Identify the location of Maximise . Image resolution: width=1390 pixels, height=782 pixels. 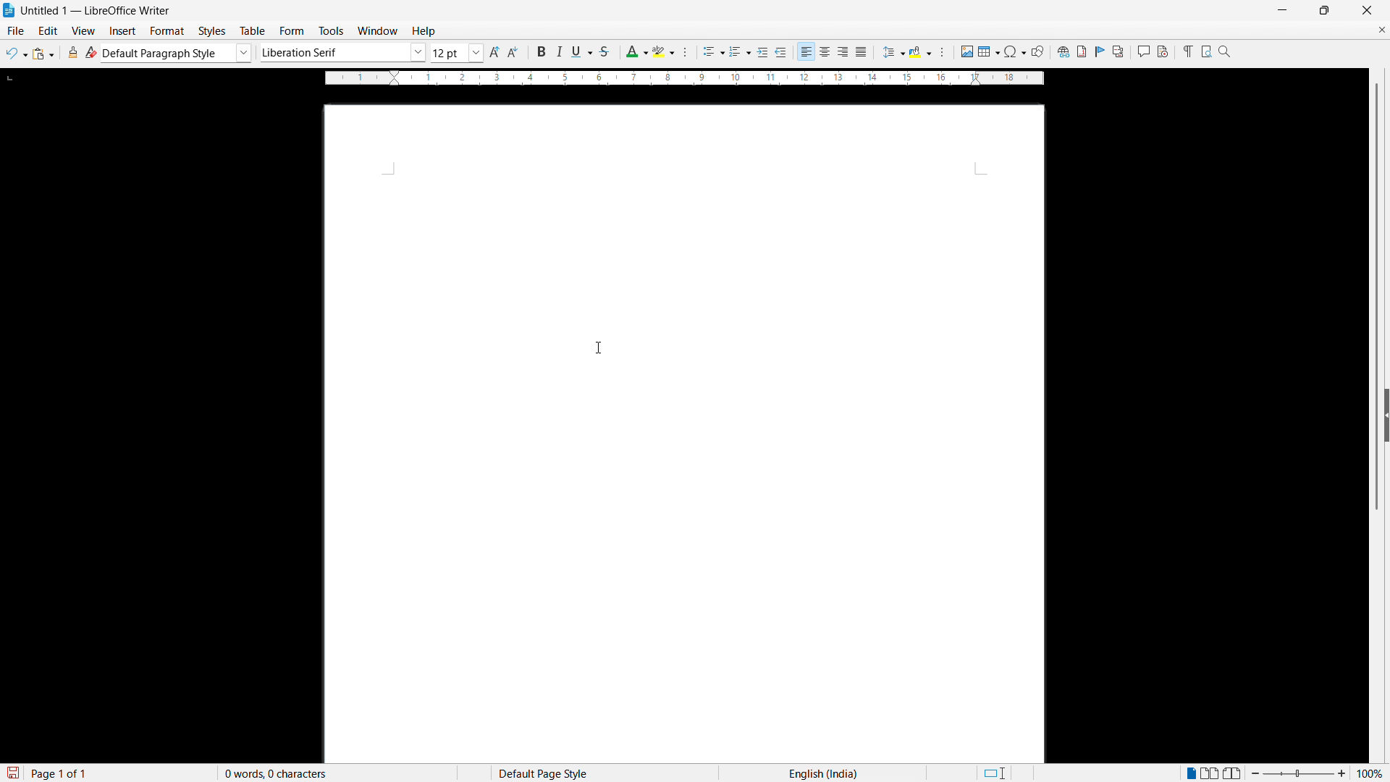
(1325, 11).